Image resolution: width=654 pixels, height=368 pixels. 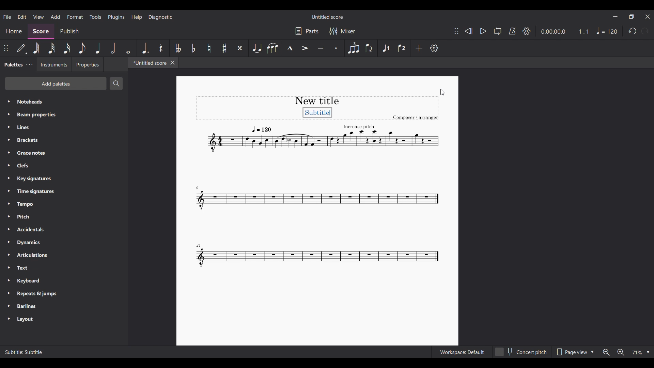 I want to click on Current ratio, so click(x=583, y=31).